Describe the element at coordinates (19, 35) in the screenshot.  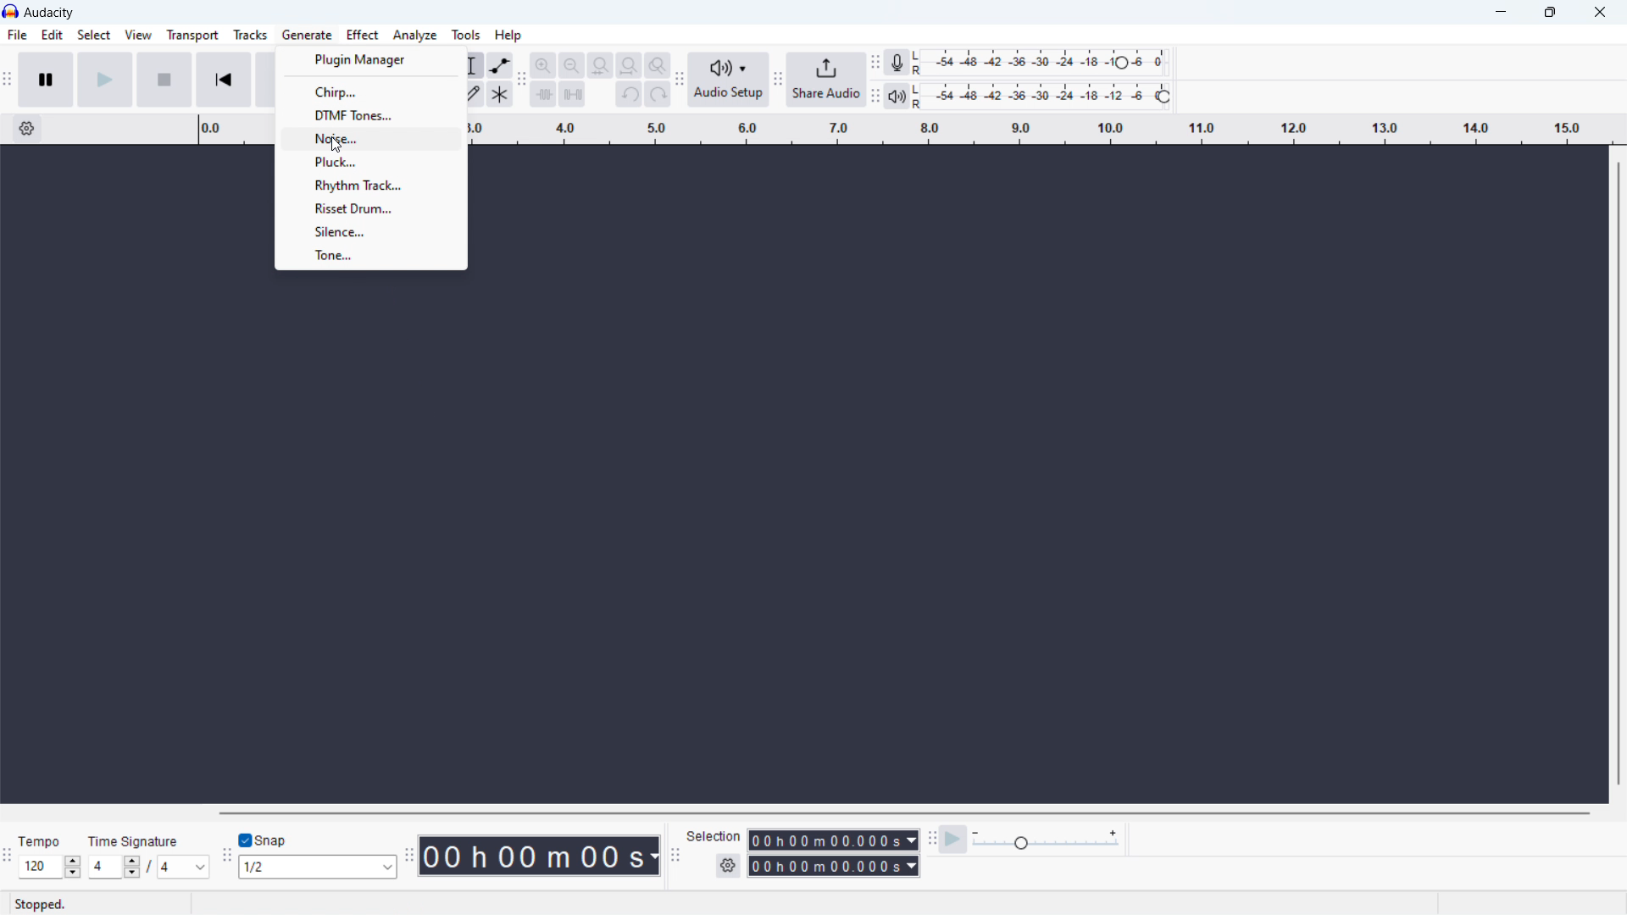
I see `File` at that location.